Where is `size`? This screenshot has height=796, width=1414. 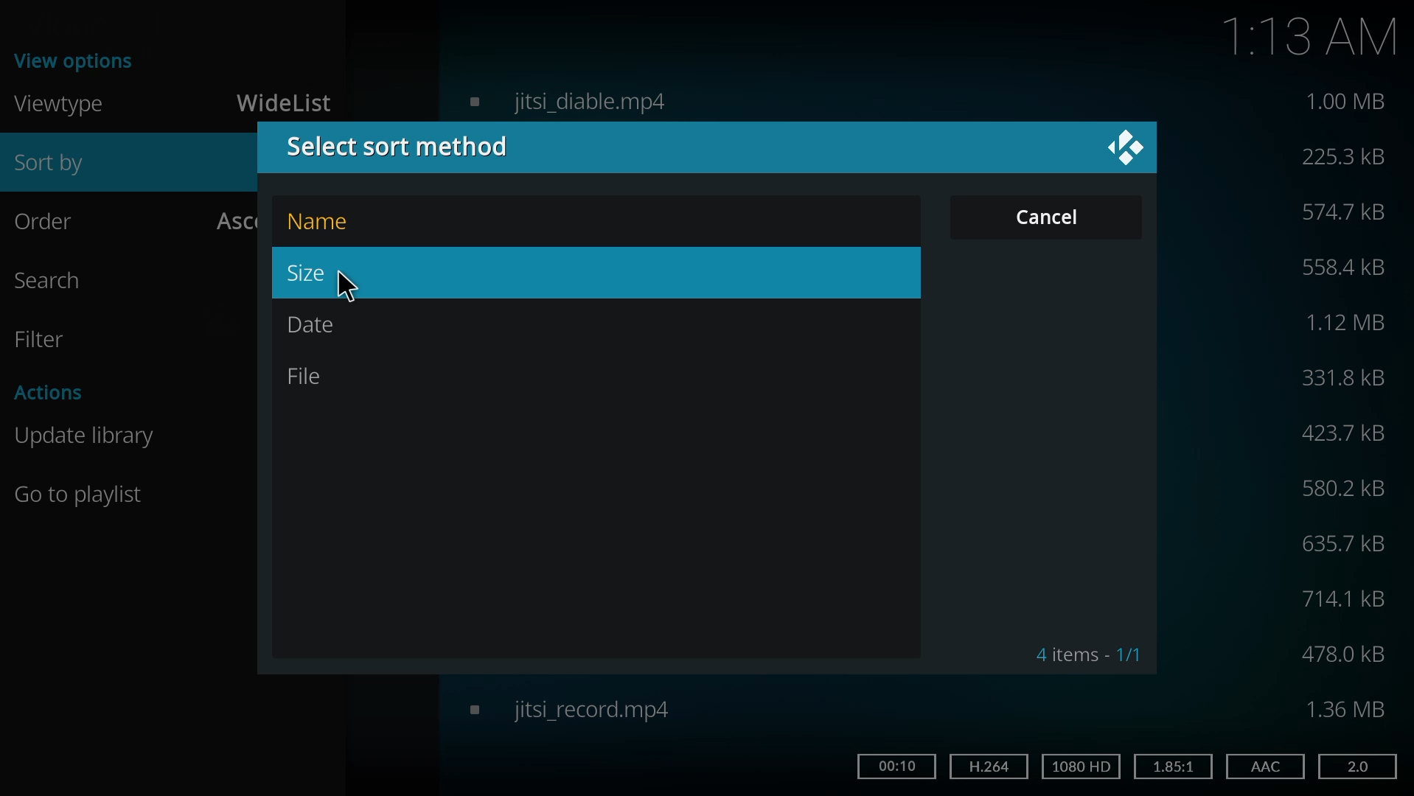 size is located at coordinates (1334, 379).